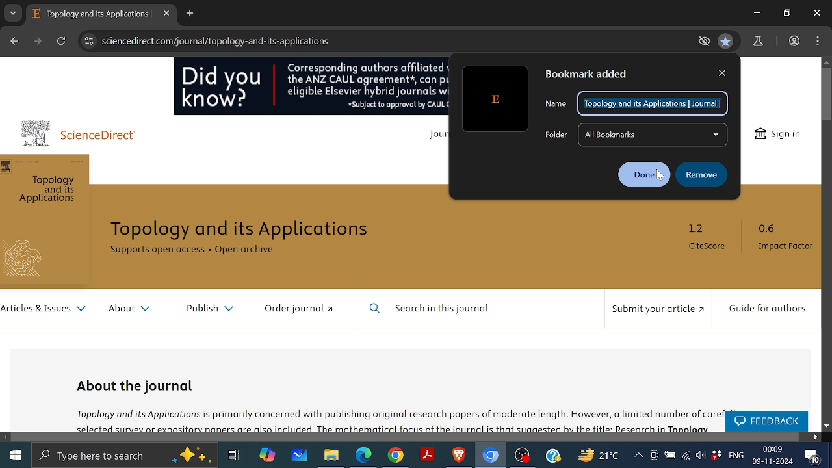 This screenshot has height=468, width=832. Describe the element at coordinates (14, 455) in the screenshot. I see `start` at that location.